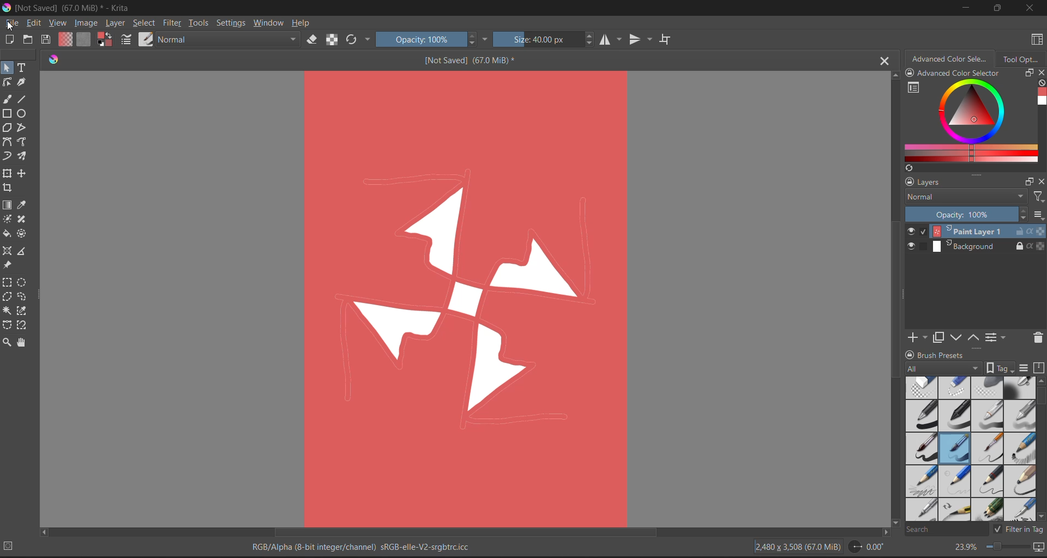  I want to click on minimize, so click(967, 10).